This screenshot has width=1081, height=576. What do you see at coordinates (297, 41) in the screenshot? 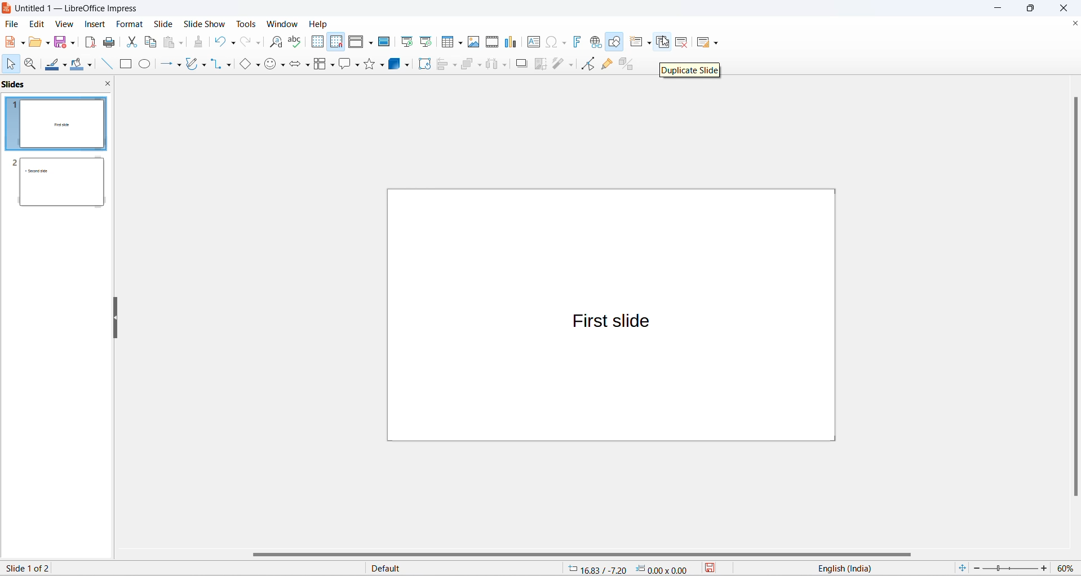
I see `spellings` at bounding box center [297, 41].